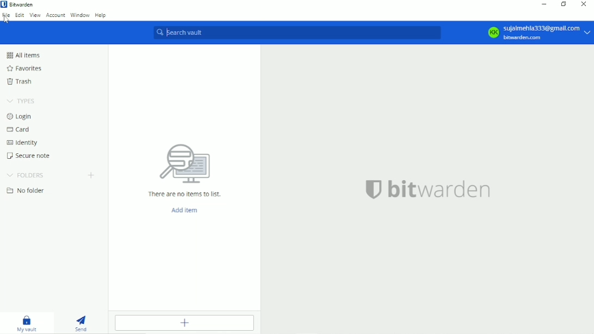 Image resolution: width=594 pixels, height=334 pixels. Describe the element at coordinates (5, 15) in the screenshot. I see `File` at that location.